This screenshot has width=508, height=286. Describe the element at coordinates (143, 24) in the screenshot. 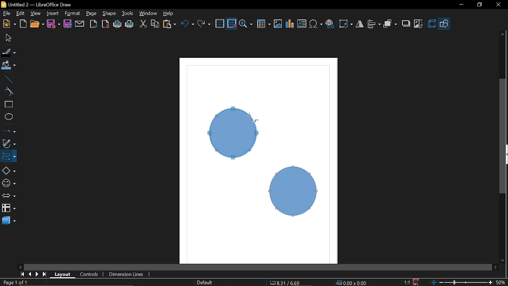

I see `CUt ` at that location.